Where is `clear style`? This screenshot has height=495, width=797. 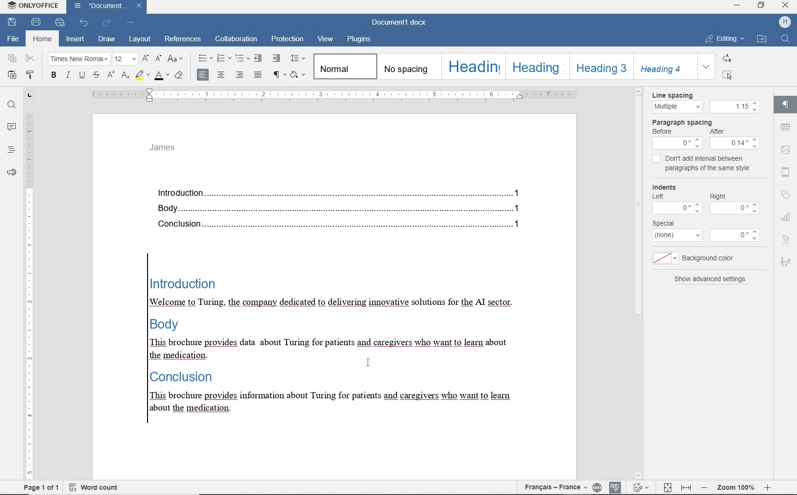 clear style is located at coordinates (179, 74).